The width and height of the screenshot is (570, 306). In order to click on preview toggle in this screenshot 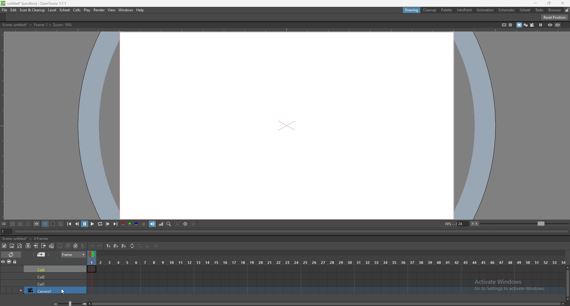, I will do `click(4, 262)`.